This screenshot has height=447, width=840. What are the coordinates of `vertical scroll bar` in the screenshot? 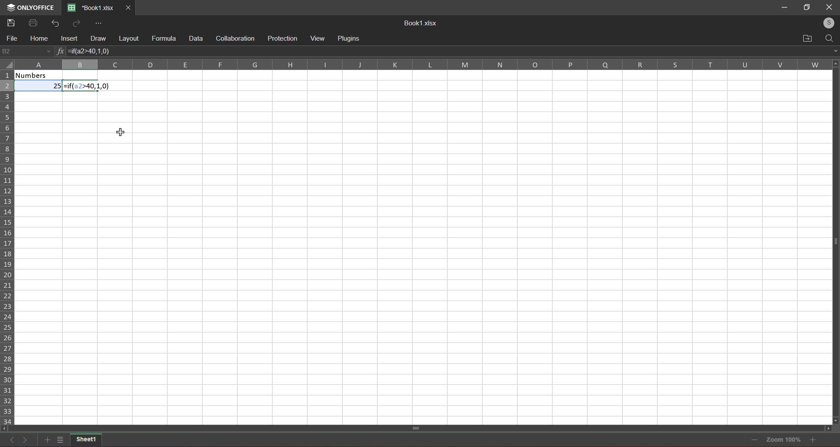 It's located at (834, 248).